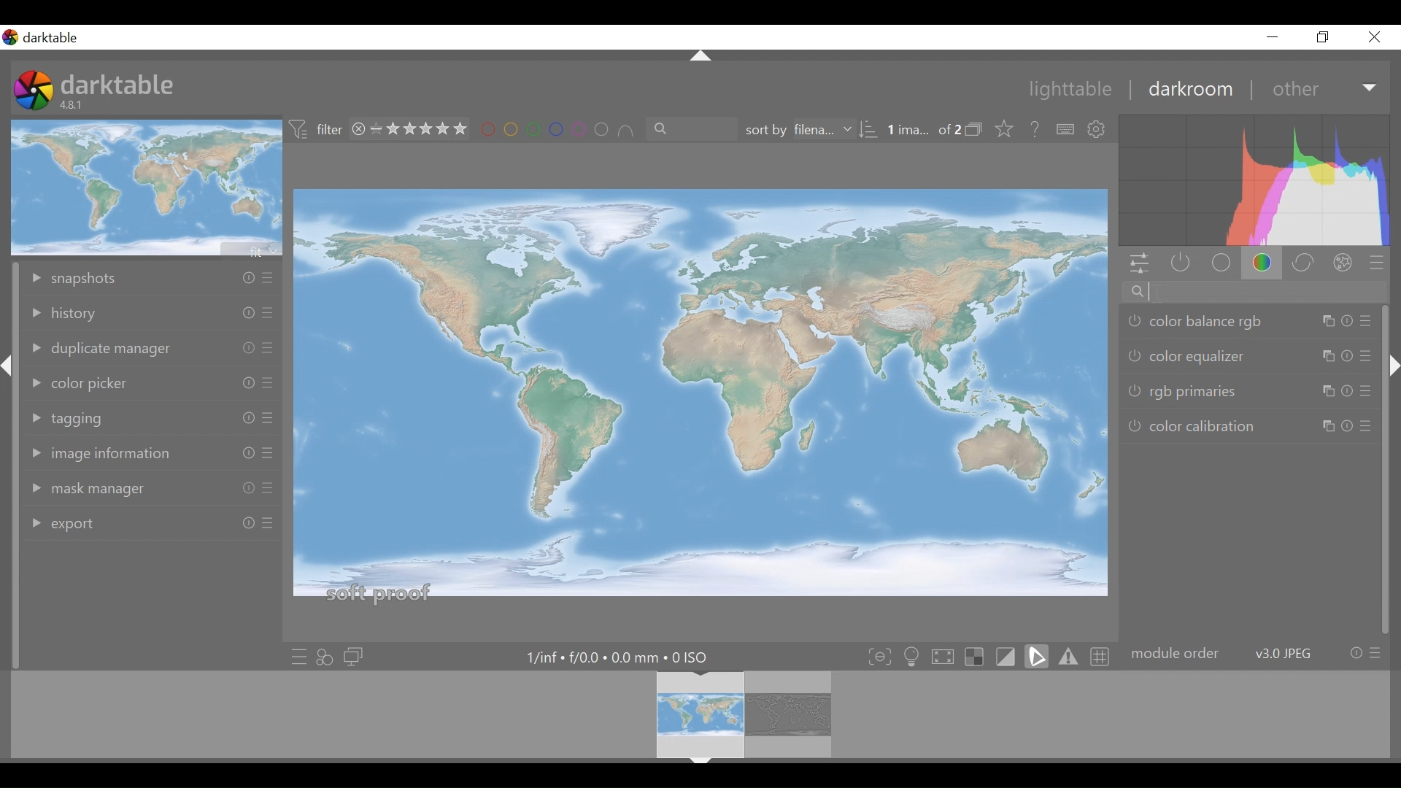 This screenshot has width=1401, height=788. What do you see at coordinates (329, 128) in the screenshot?
I see `filter` at bounding box center [329, 128].